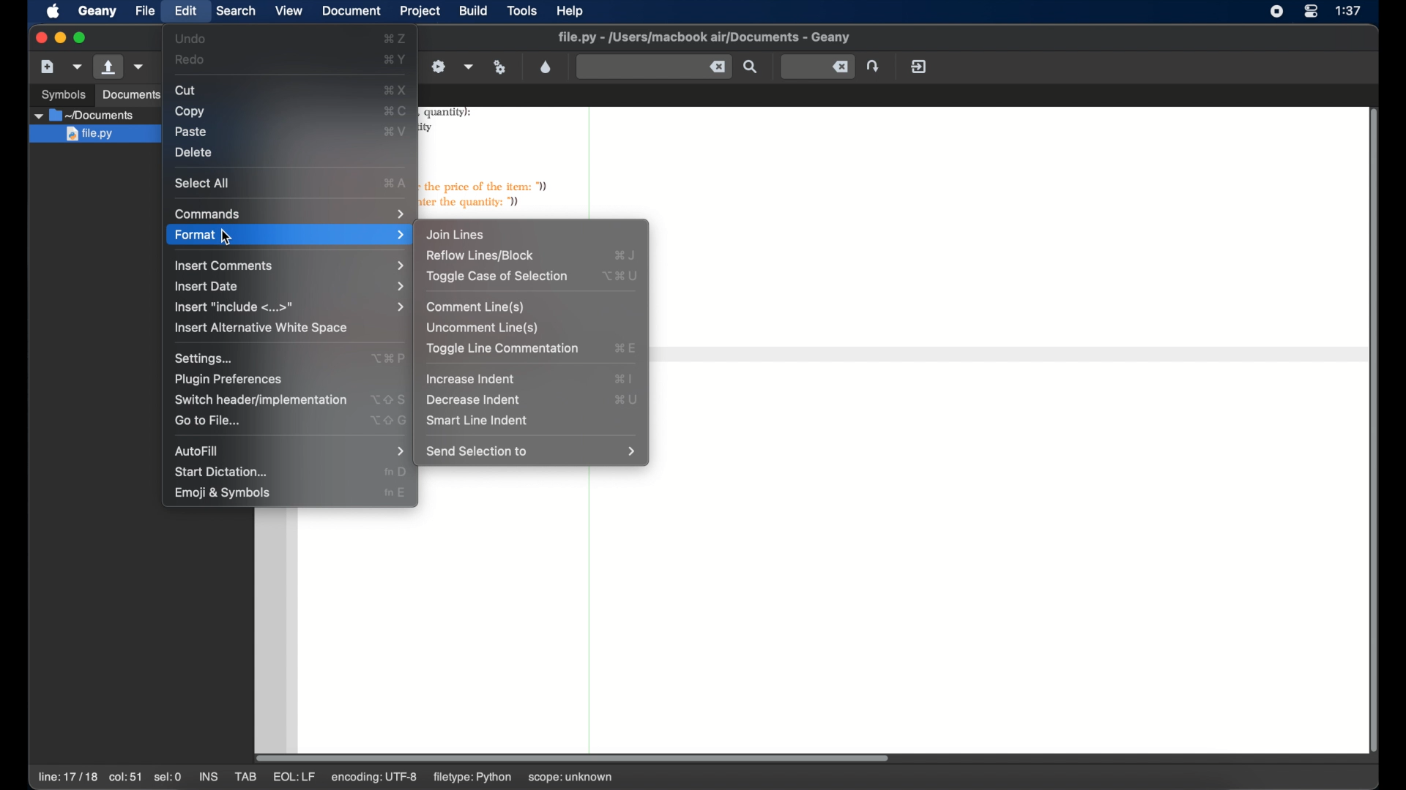 The image size is (1406, 790). What do you see at coordinates (918, 66) in the screenshot?
I see `quit geany` at bounding box center [918, 66].